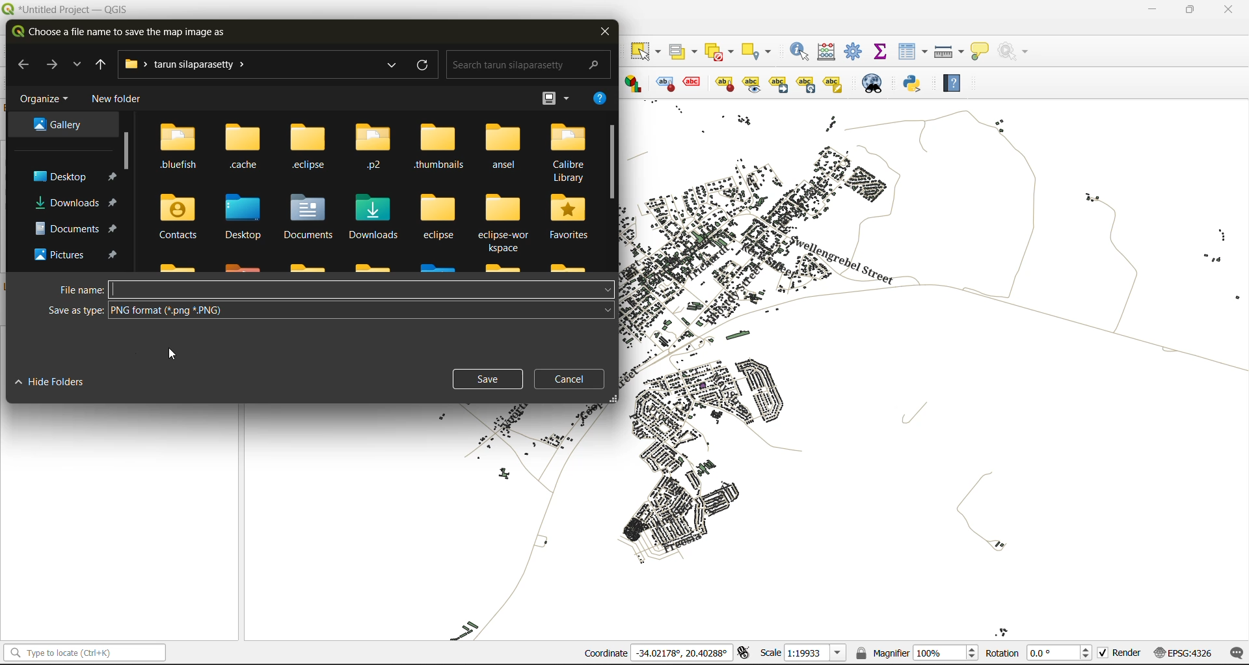 The image size is (1249, 665). What do you see at coordinates (949, 51) in the screenshot?
I see `measure line` at bounding box center [949, 51].